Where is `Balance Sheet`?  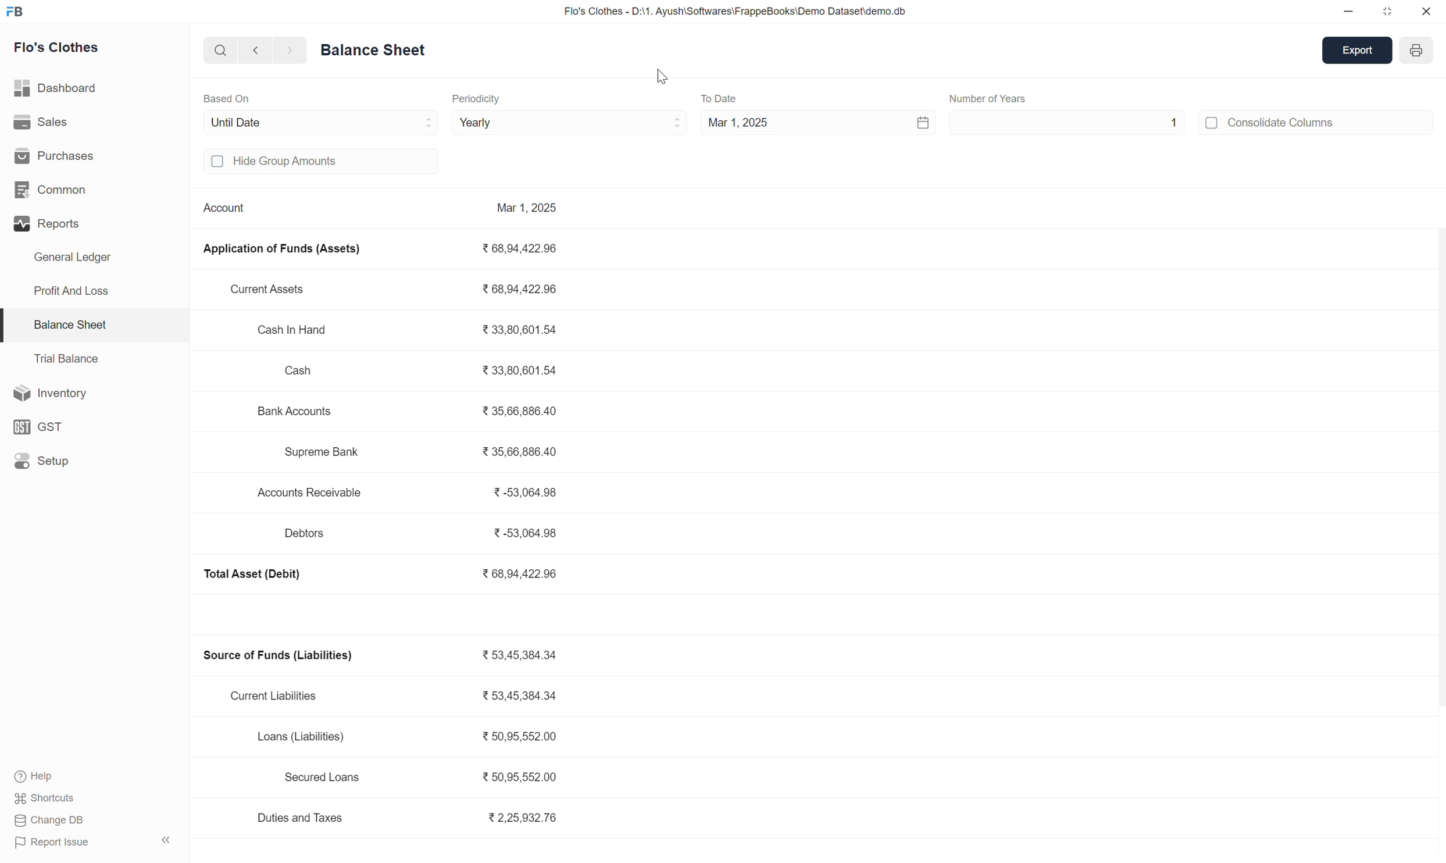
Balance Sheet is located at coordinates (373, 48).